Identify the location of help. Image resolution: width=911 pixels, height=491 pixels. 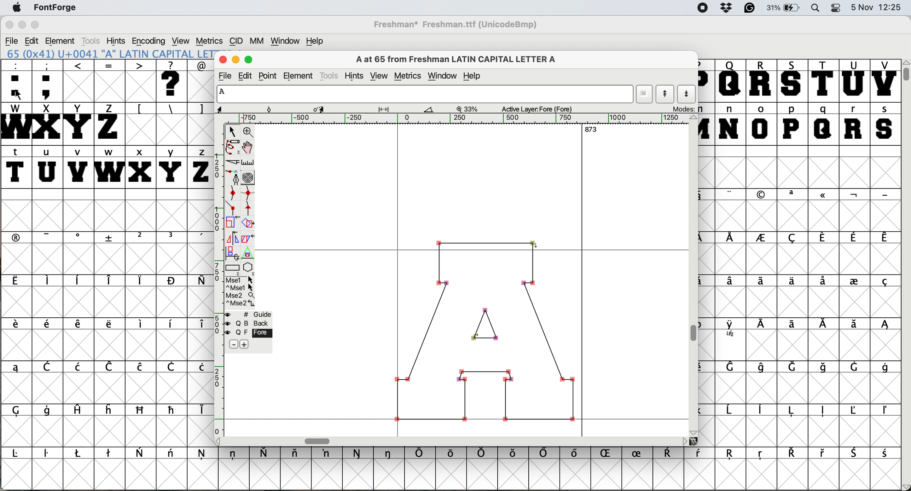
(473, 77).